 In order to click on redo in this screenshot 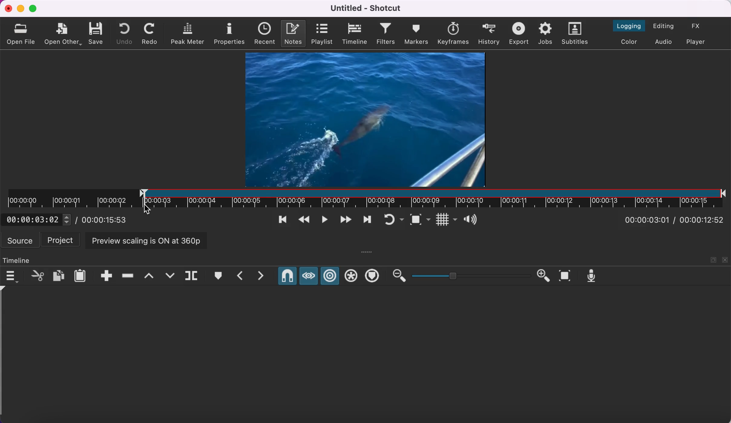, I will do `click(151, 33)`.